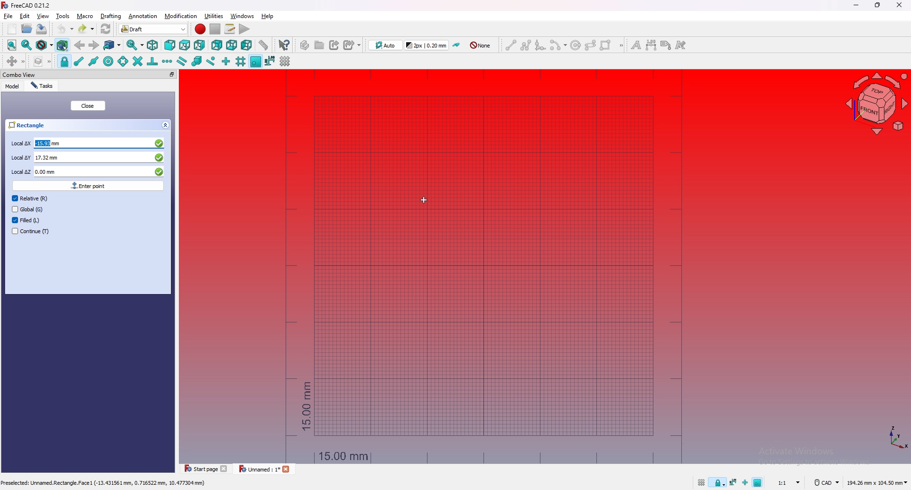 This screenshot has height=490, width=911. I want to click on right, so click(199, 46).